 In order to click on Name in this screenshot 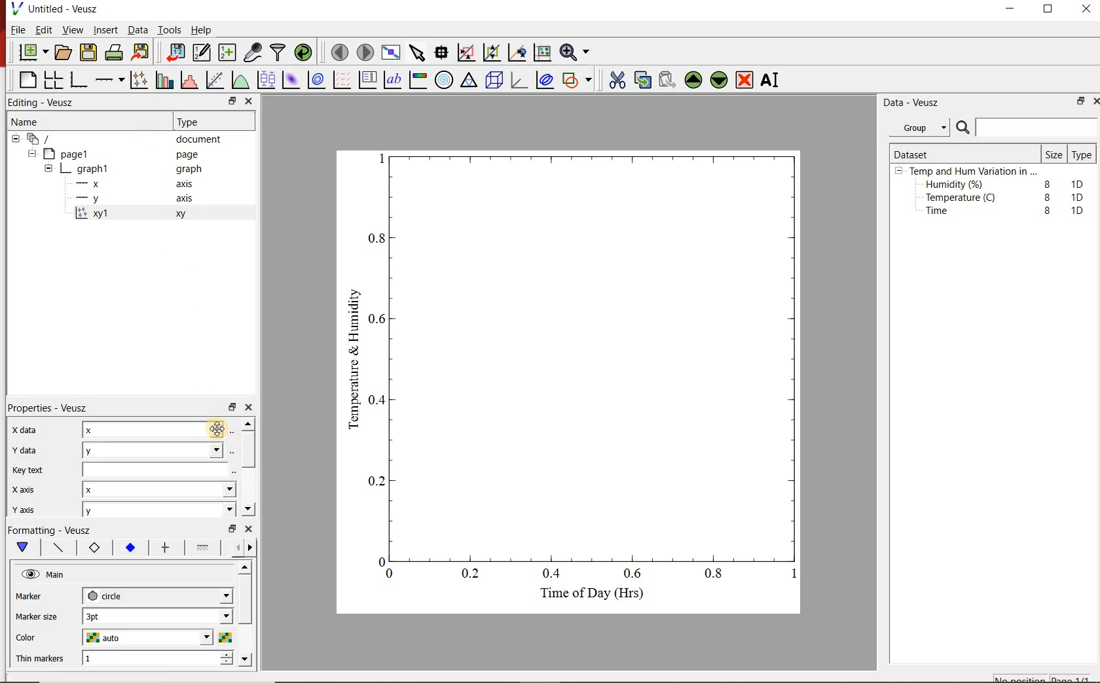, I will do `click(37, 123)`.